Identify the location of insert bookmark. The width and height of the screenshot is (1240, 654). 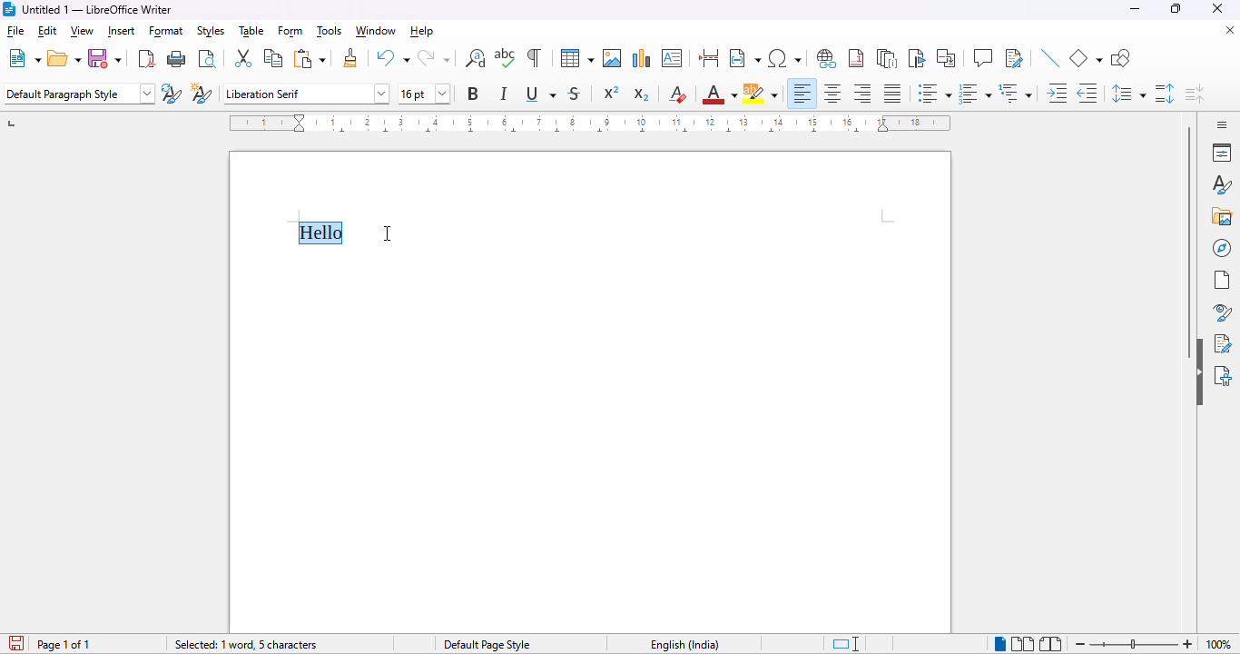
(919, 58).